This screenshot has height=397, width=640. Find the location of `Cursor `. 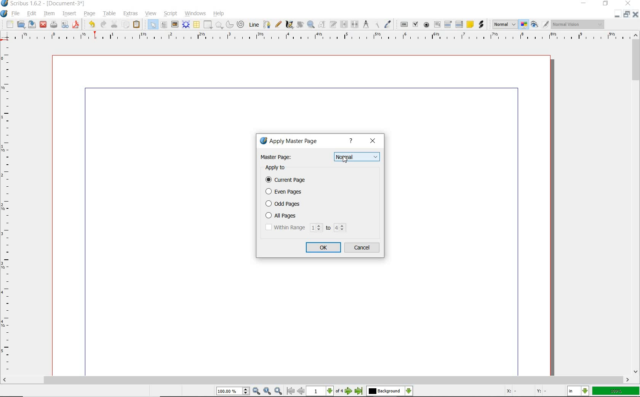

Cursor  is located at coordinates (345, 160).